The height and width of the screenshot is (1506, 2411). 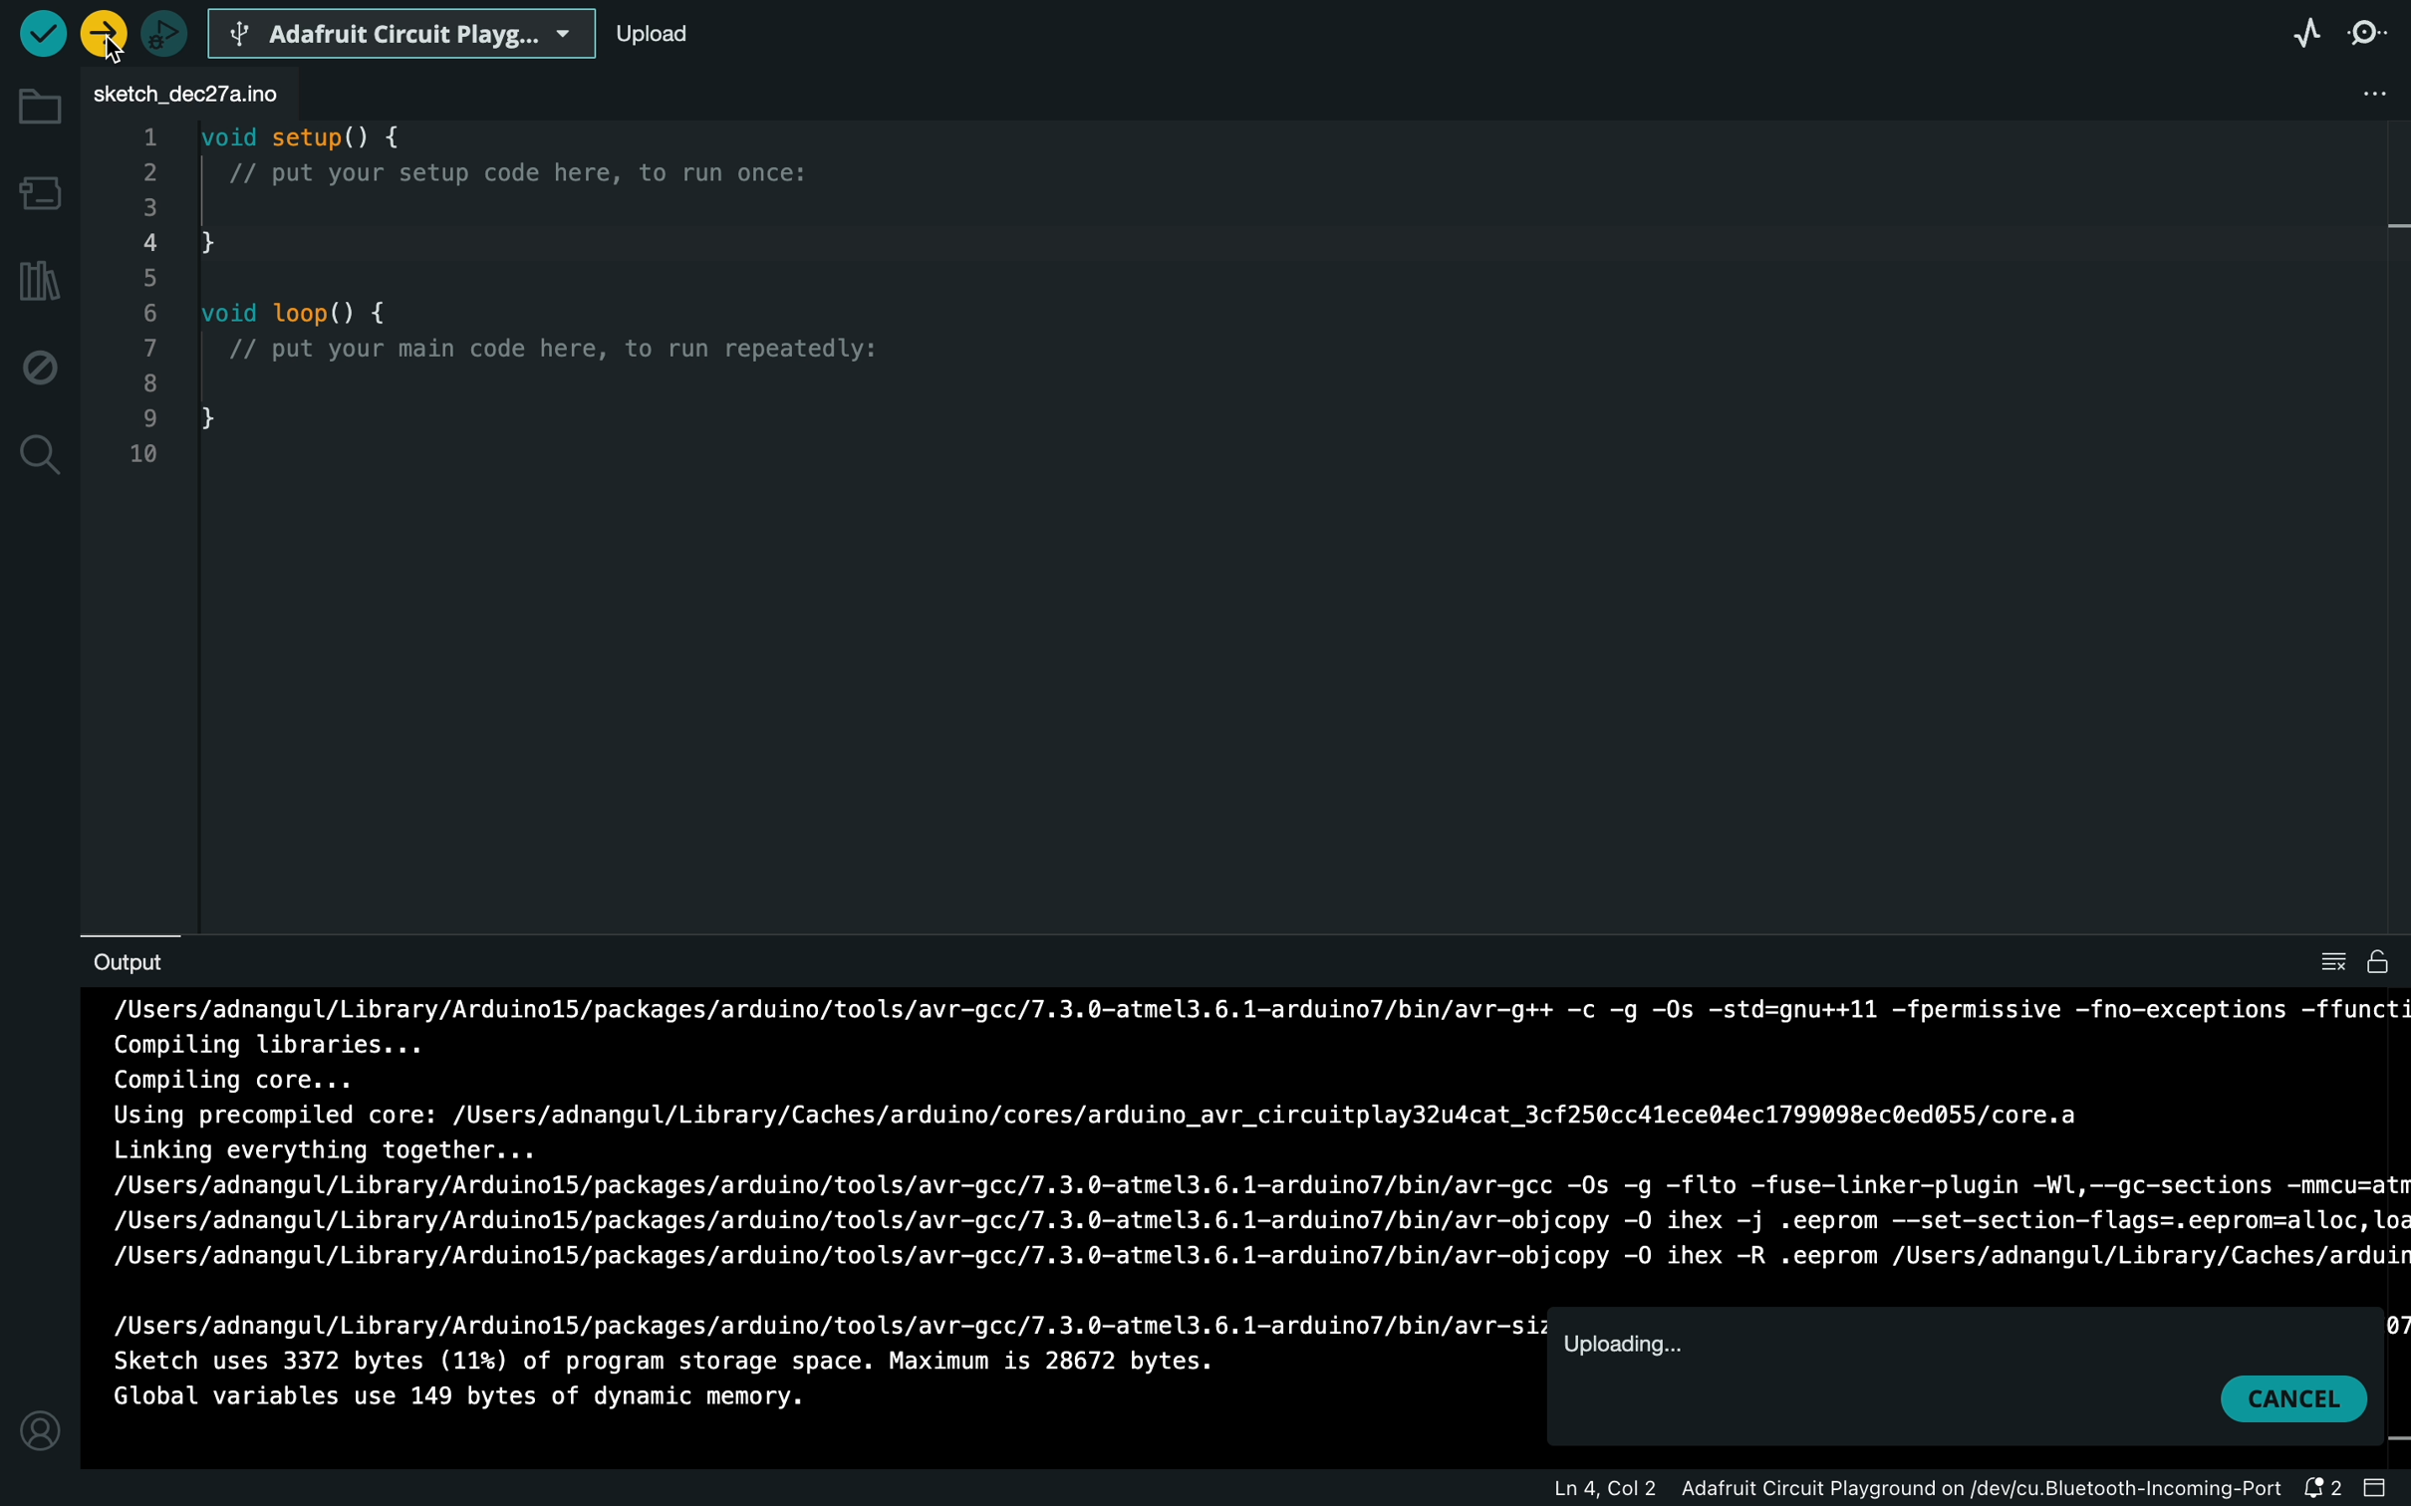 What do you see at coordinates (2366, 30) in the screenshot?
I see `serial monitor` at bounding box center [2366, 30].